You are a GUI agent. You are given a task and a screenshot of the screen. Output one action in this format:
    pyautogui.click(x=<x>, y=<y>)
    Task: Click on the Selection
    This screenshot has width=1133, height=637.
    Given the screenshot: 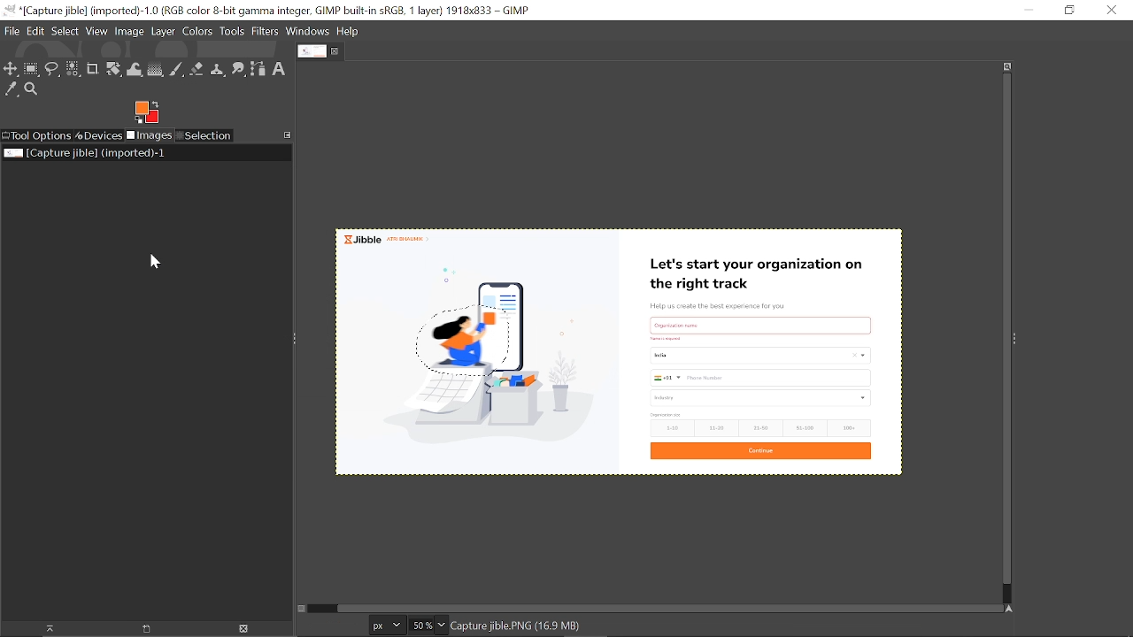 What is the action you would take?
    pyautogui.click(x=204, y=136)
    